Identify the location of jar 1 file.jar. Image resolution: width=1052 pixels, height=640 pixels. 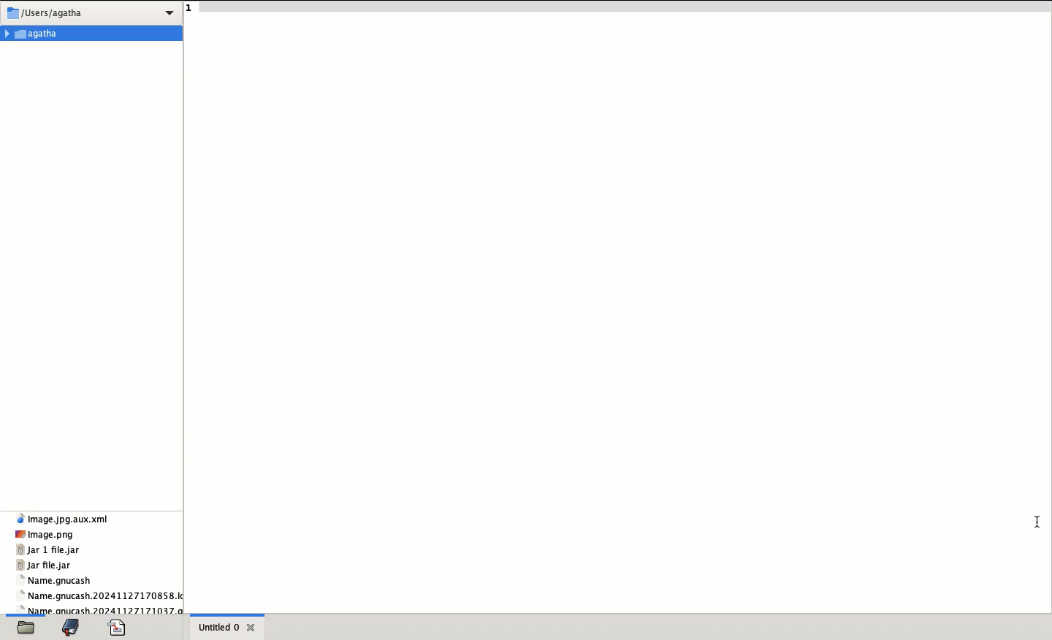
(48, 549).